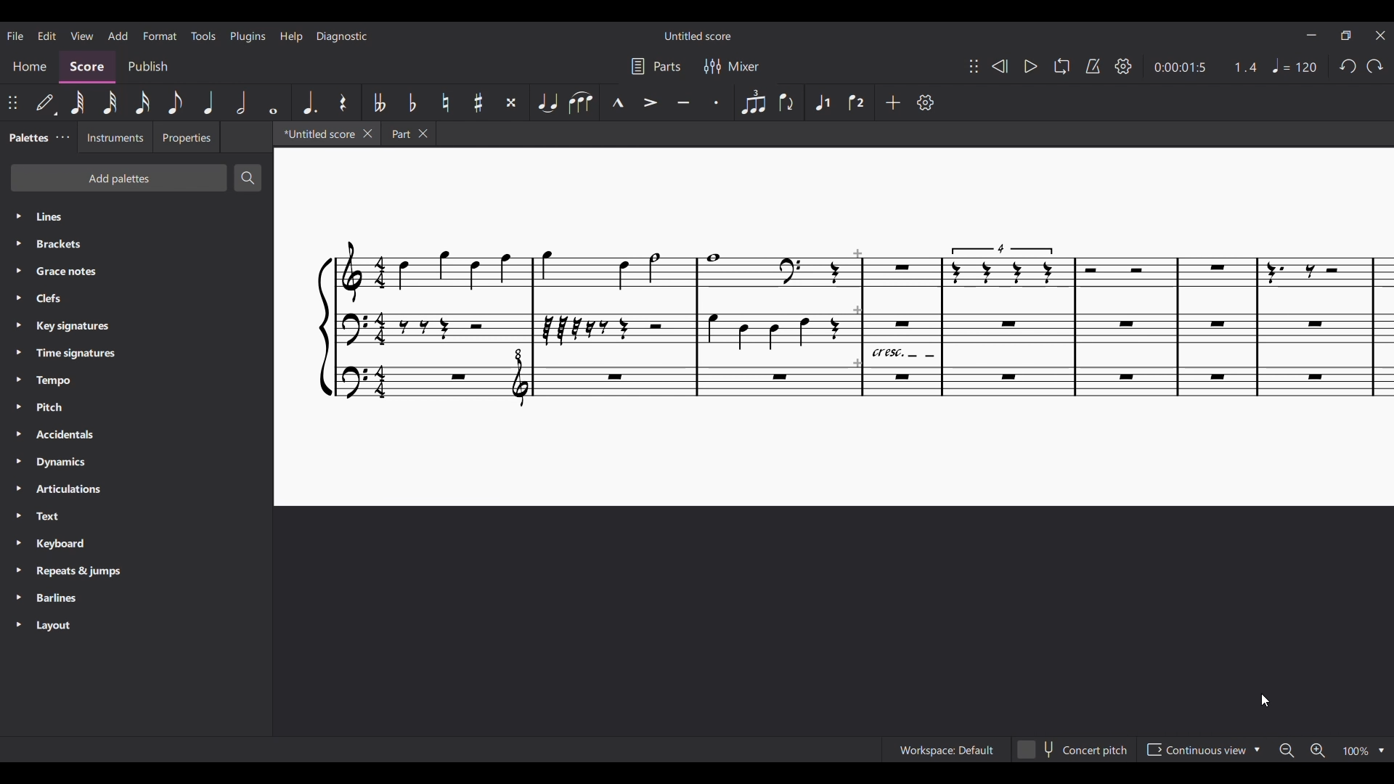 This screenshot has height=784, width=1394. I want to click on Rest, so click(343, 102).